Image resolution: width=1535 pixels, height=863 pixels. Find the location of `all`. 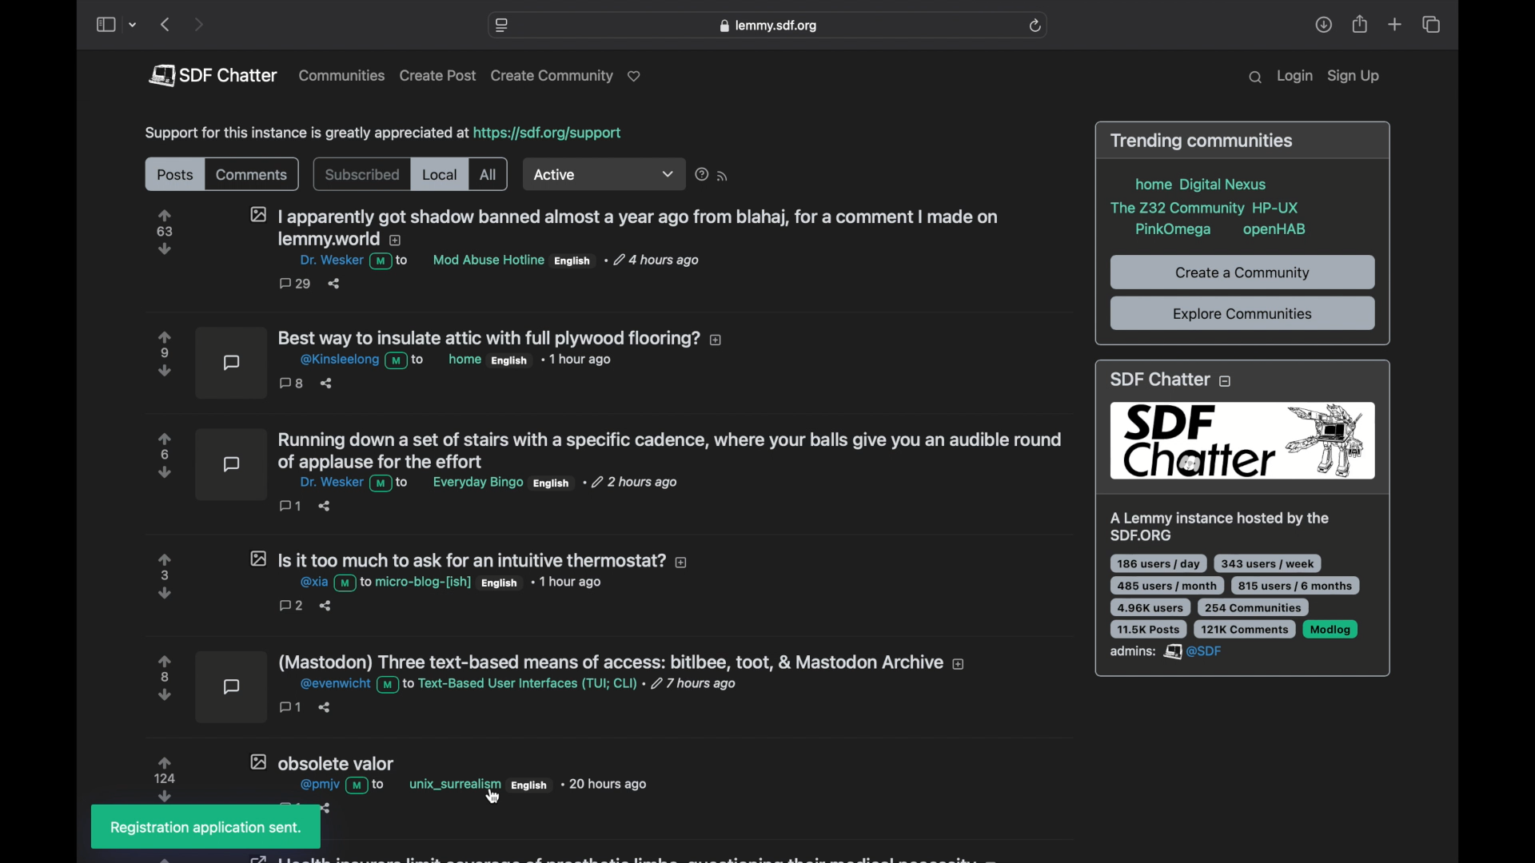

all is located at coordinates (488, 175).